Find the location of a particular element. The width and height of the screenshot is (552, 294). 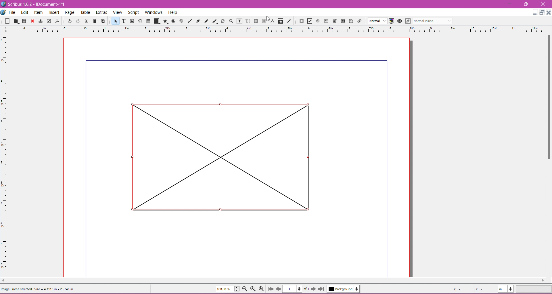

Edit is located at coordinates (24, 13).